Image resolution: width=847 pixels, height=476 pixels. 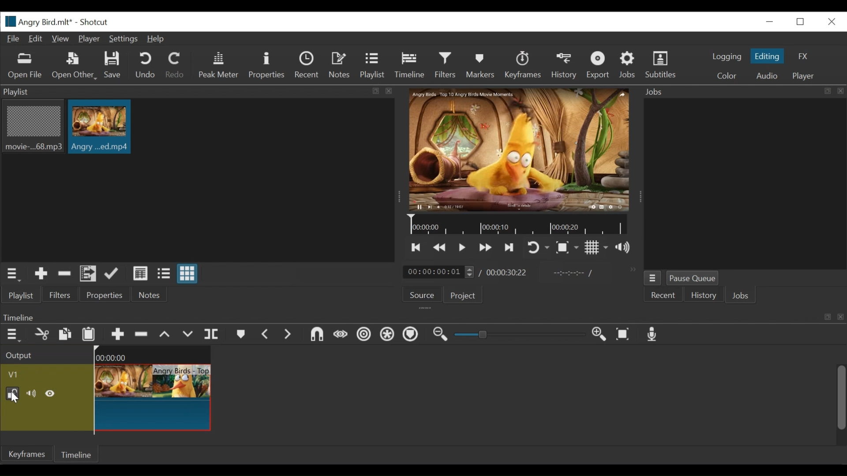 I want to click on History, so click(x=564, y=66).